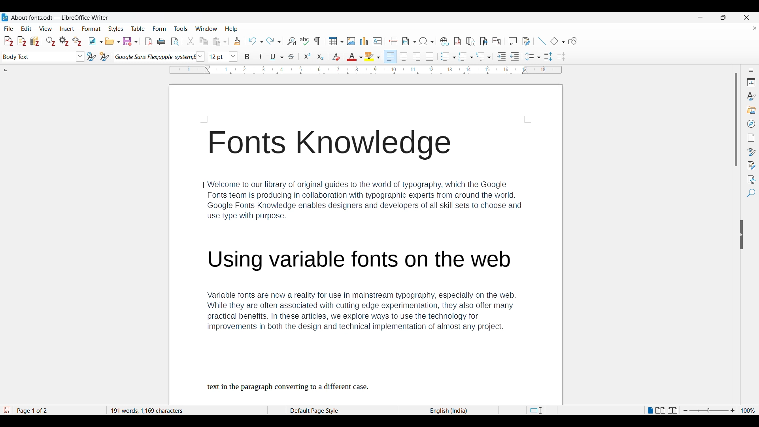  What do you see at coordinates (321, 57) in the screenshot?
I see `Subscript` at bounding box center [321, 57].